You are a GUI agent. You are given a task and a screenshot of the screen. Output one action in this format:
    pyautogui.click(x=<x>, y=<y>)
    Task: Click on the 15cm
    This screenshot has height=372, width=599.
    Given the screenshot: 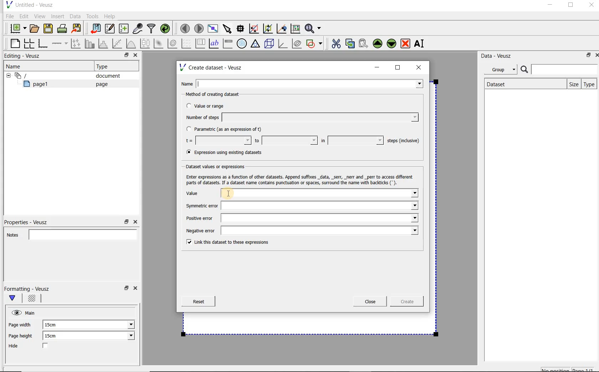 What is the action you would take?
    pyautogui.click(x=54, y=325)
    